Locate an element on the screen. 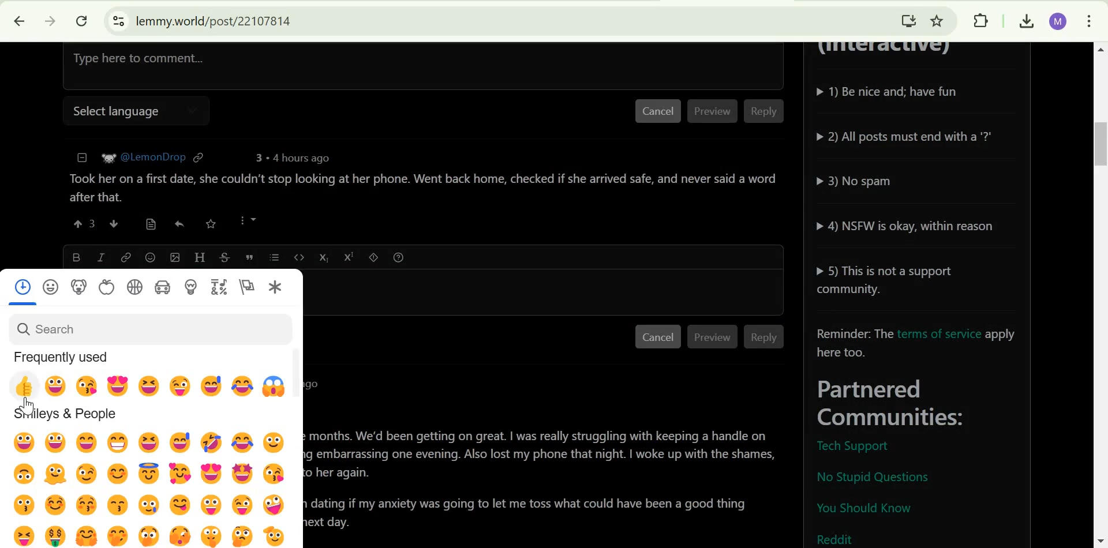  customize and control Google Chrome is located at coordinates (1090, 22).